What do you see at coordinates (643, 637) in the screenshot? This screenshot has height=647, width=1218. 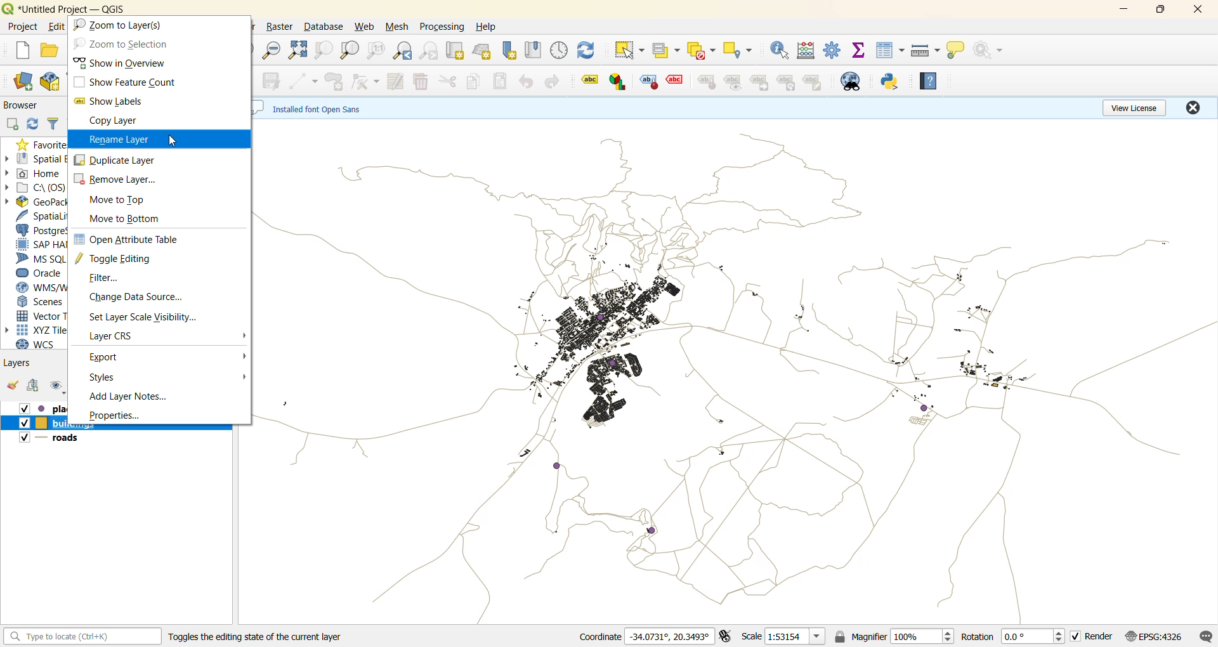 I see `coordinates` at bounding box center [643, 637].